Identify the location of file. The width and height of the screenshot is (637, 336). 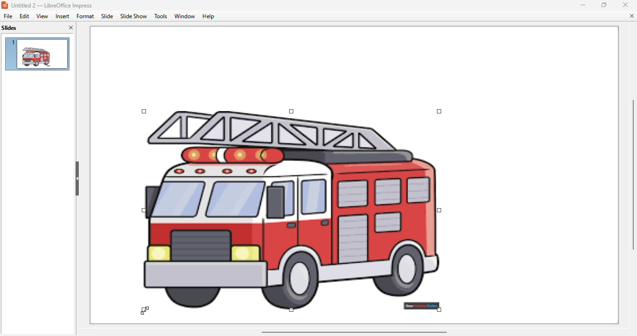
(8, 16).